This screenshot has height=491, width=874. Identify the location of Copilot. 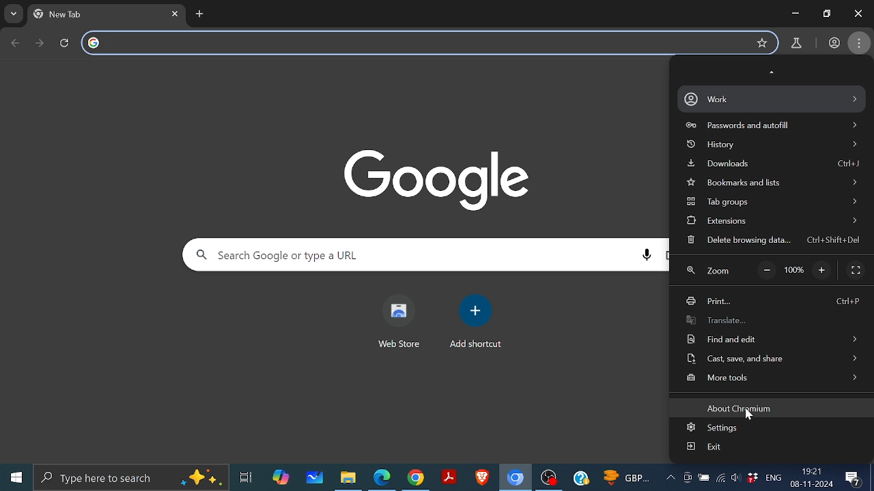
(281, 475).